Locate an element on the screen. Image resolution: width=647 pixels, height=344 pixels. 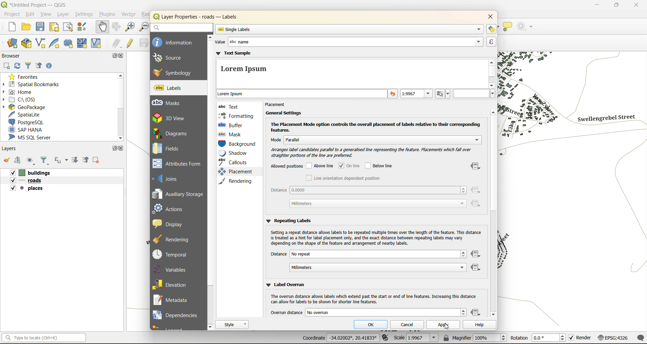
magnifier is located at coordinates (474, 338).